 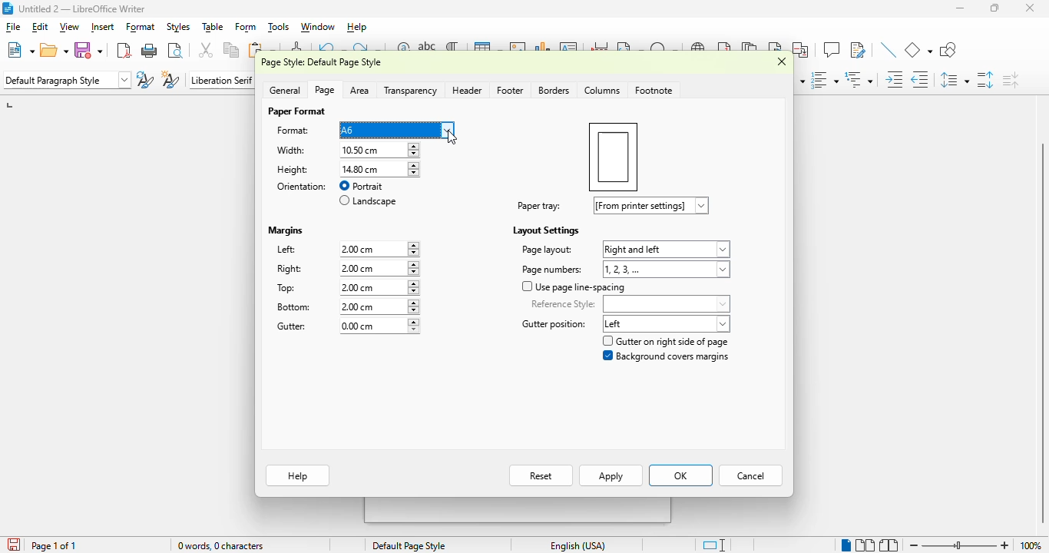 What do you see at coordinates (124, 51) in the screenshot?
I see `export directly as PDF` at bounding box center [124, 51].